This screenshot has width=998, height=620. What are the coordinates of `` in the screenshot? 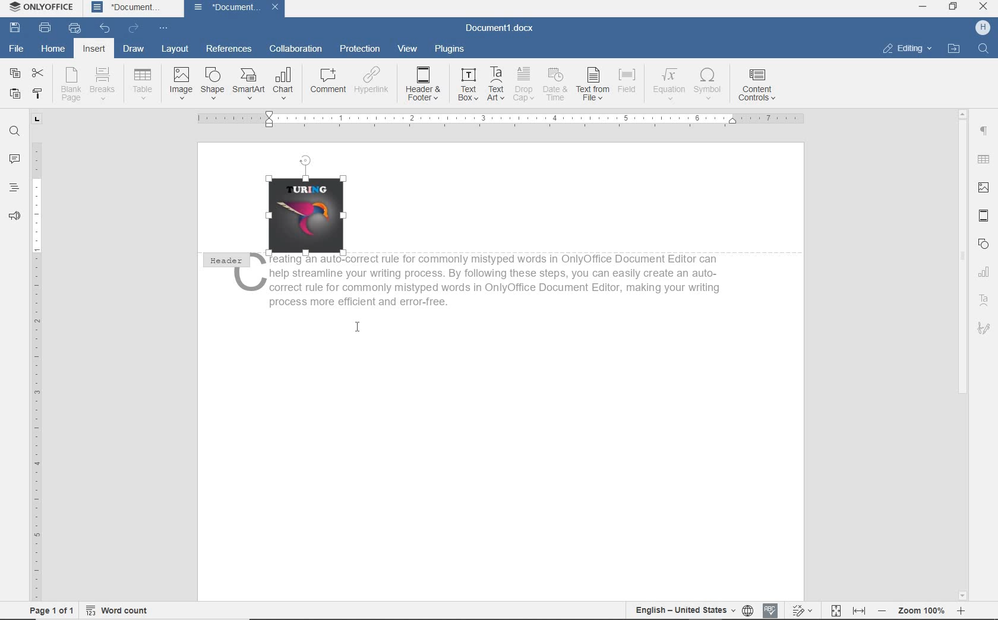 It's located at (756, 84).